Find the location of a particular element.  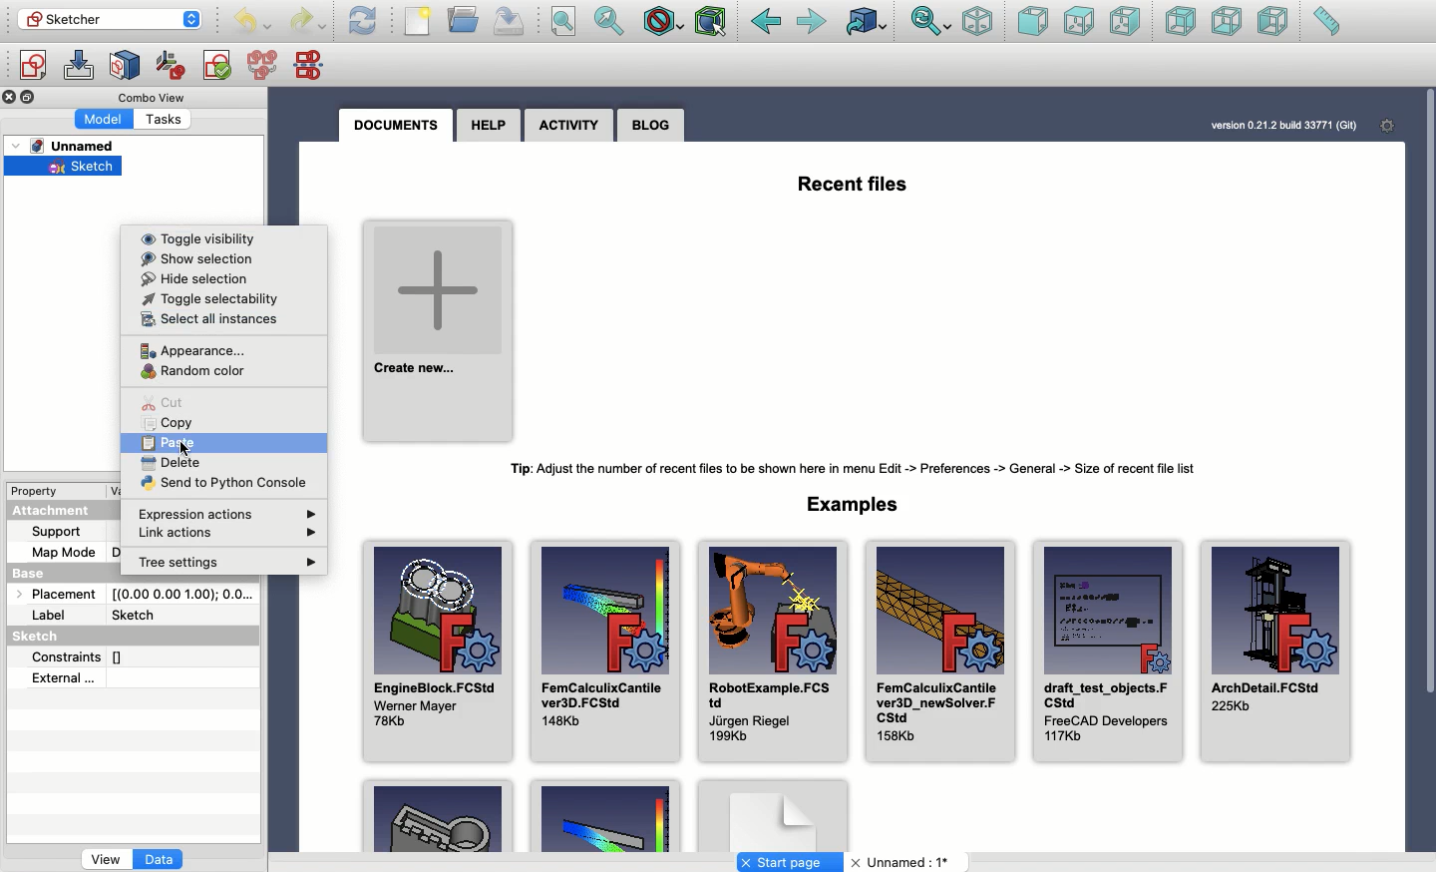

Document is located at coordinates (773, 814).